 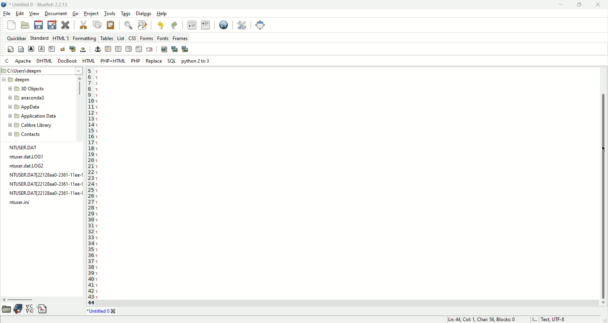 What do you see at coordinates (66, 25) in the screenshot?
I see `close` at bounding box center [66, 25].